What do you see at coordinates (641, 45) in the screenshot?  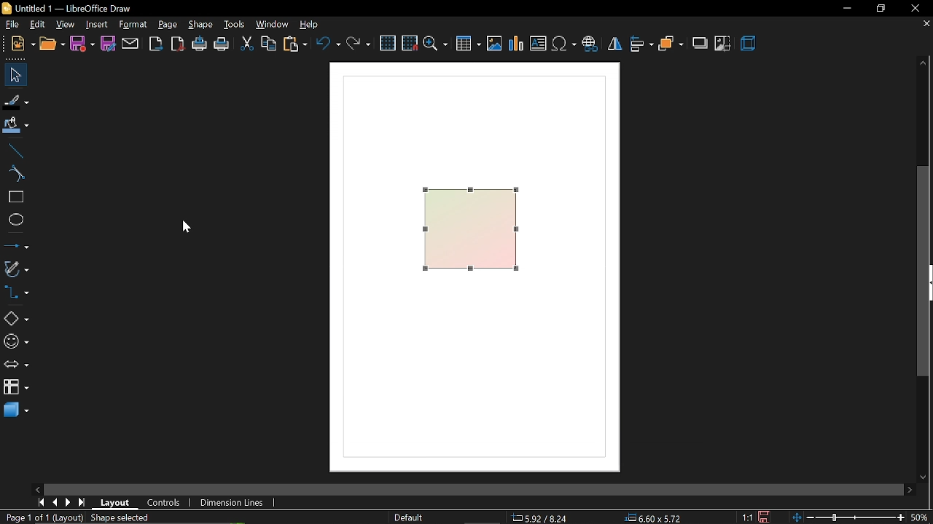 I see `align` at bounding box center [641, 45].